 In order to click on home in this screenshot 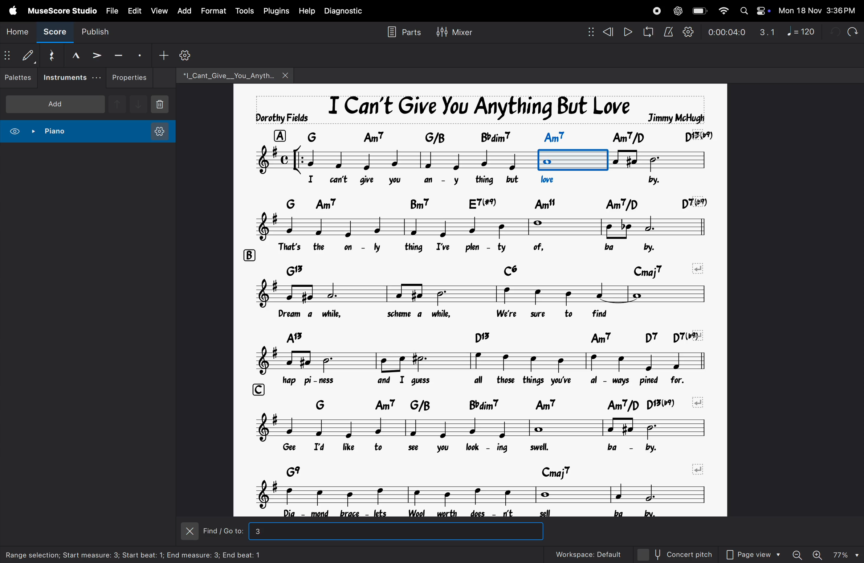, I will do `click(16, 31)`.